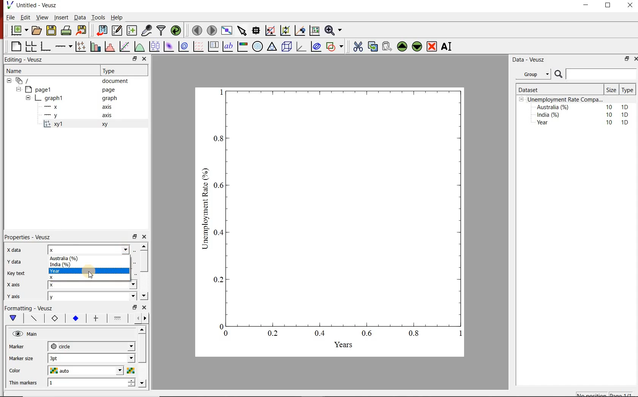  Describe the element at coordinates (257, 30) in the screenshot. I see `read the data points` at that location.